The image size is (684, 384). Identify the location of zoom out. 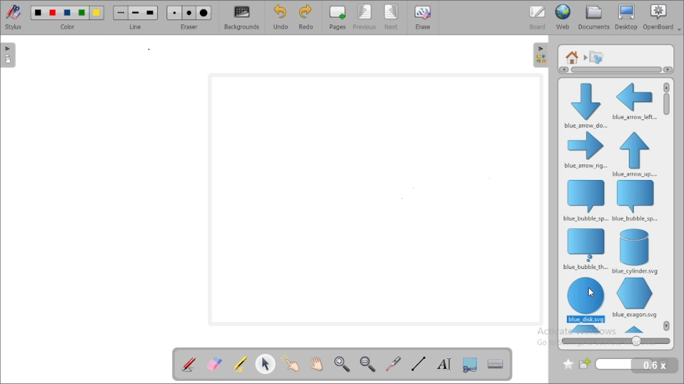
(369, 364).